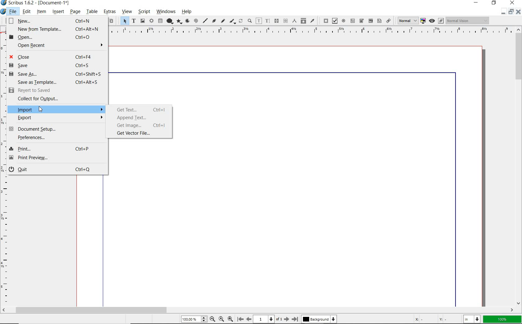  What do you see at coordinates (194, 319) in the screenshot?
I see `Zoom 100.00%` at bounding box center [194, 319].